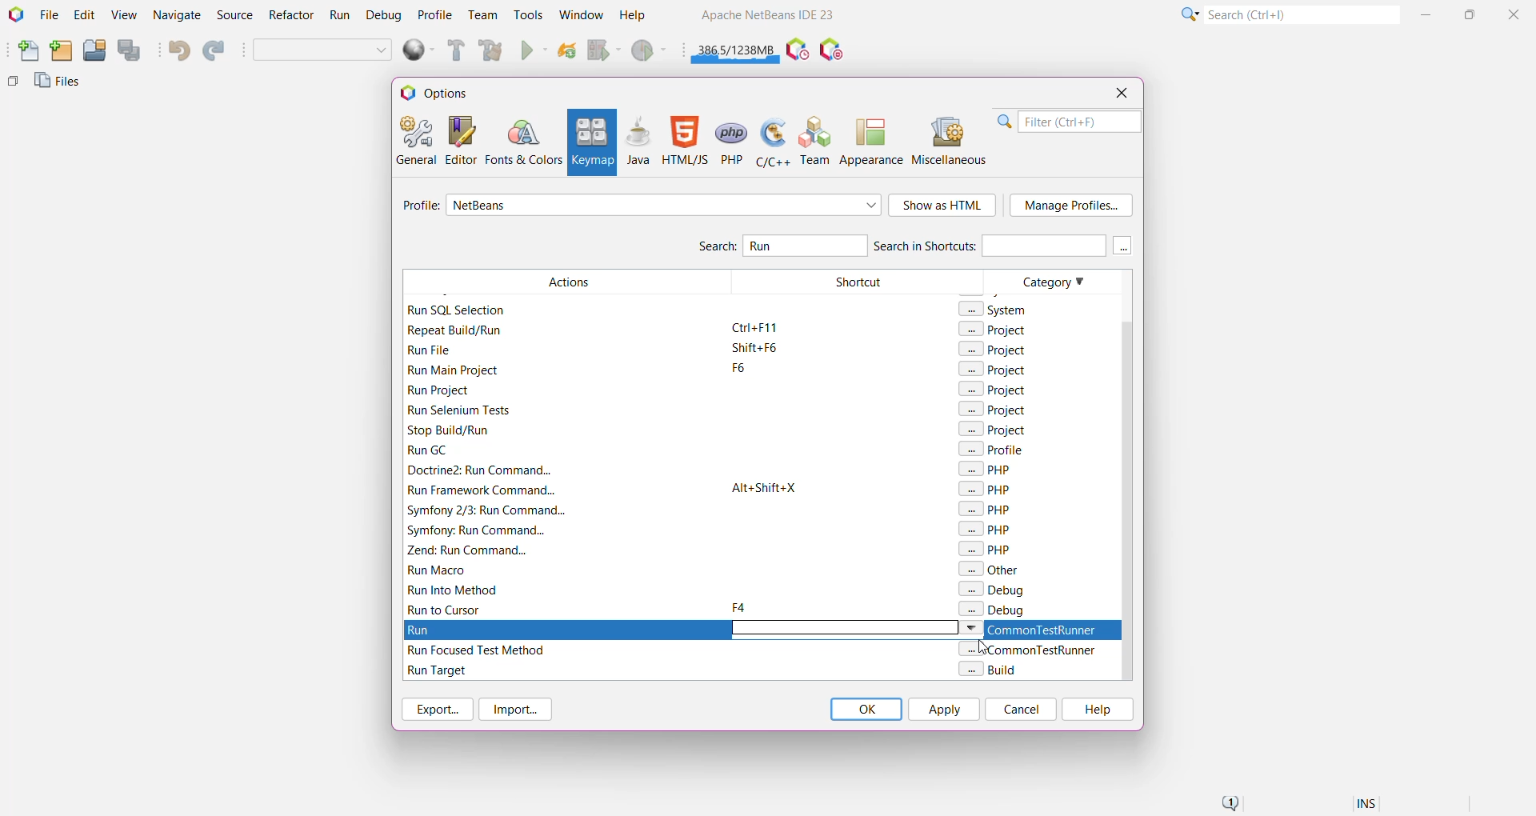  Describe the element at coordinates (858, 443) in the screenshot. I see `Shortcut` at that location.